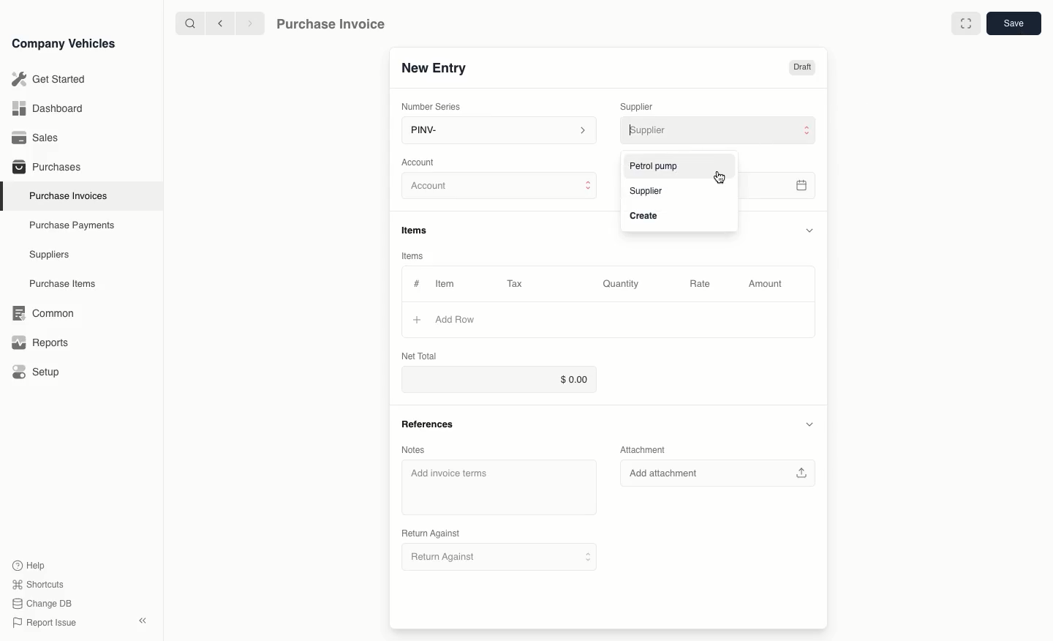 The image size is (1053, 641). What do you see at coordinates (623, 284) in the screenshot?
I see `Quantity` at bounding box center [623, 284].